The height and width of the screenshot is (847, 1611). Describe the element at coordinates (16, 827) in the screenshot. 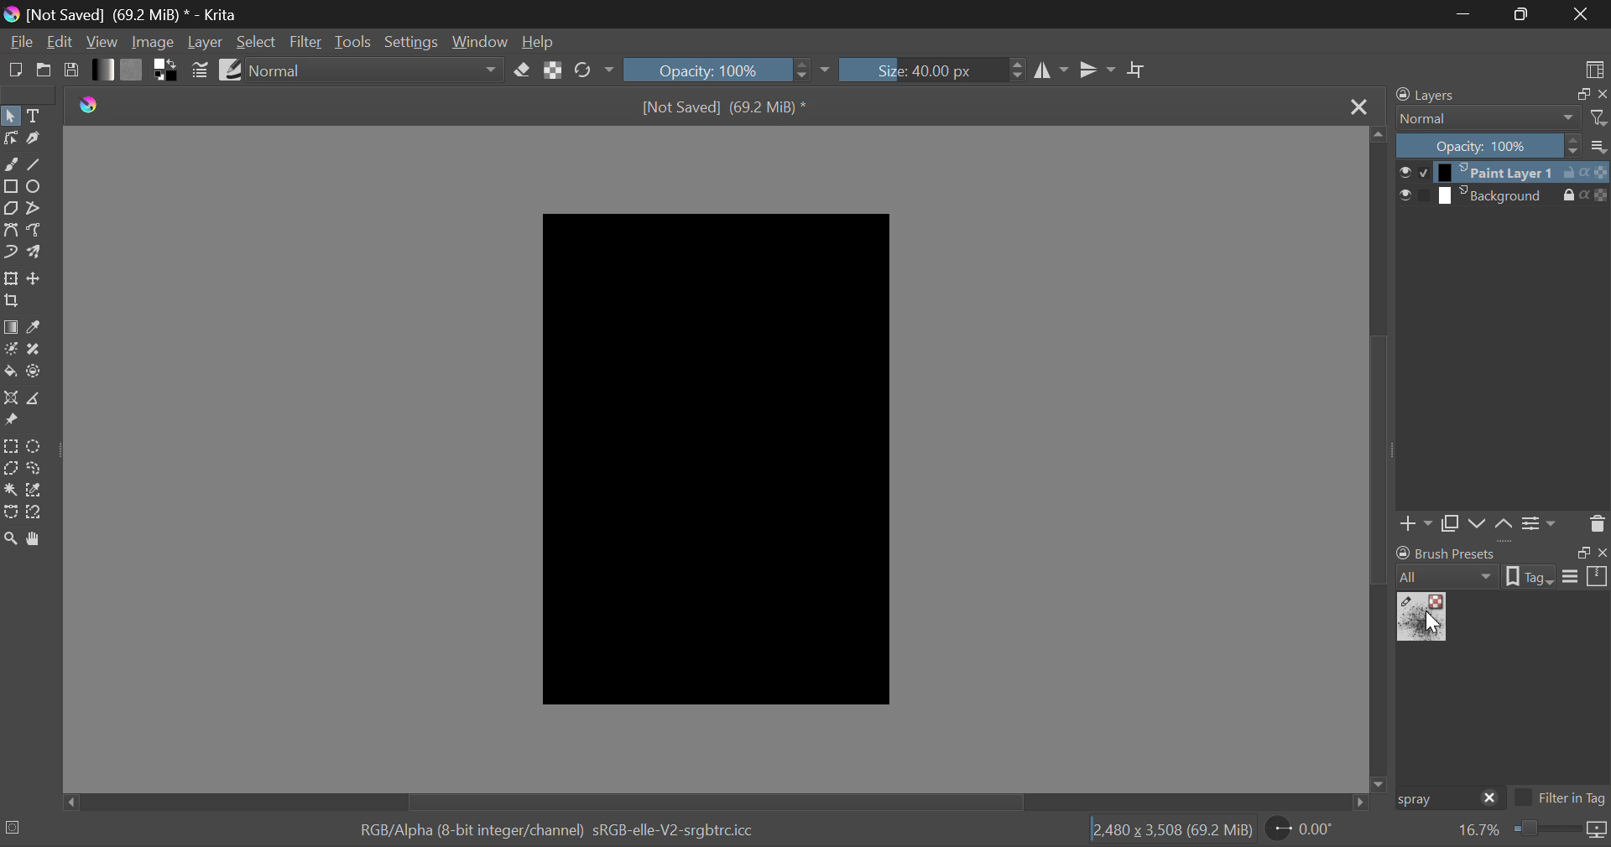

I see `selection` at that location.